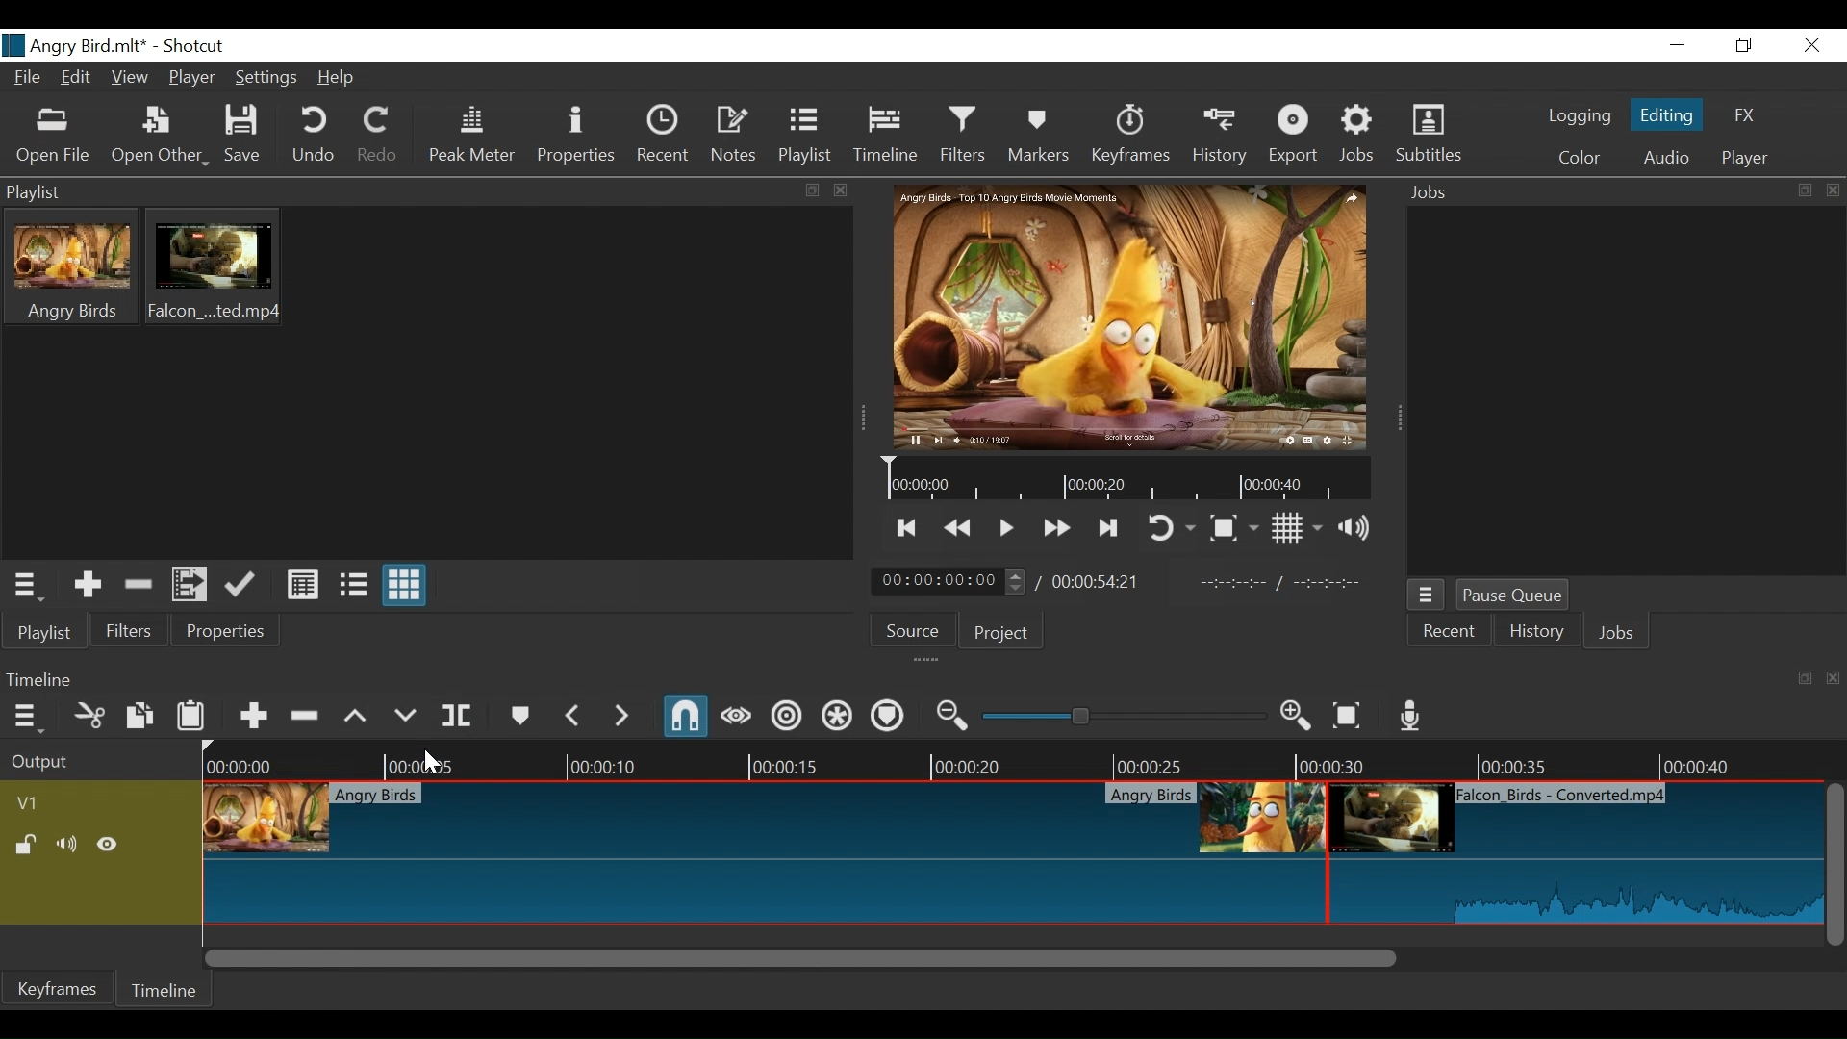  I want to click on Source, so click(911, 632).